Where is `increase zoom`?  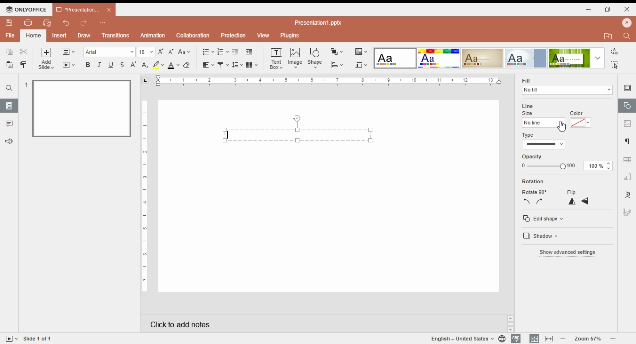 increase zoom is located at coordinates (613, 339).